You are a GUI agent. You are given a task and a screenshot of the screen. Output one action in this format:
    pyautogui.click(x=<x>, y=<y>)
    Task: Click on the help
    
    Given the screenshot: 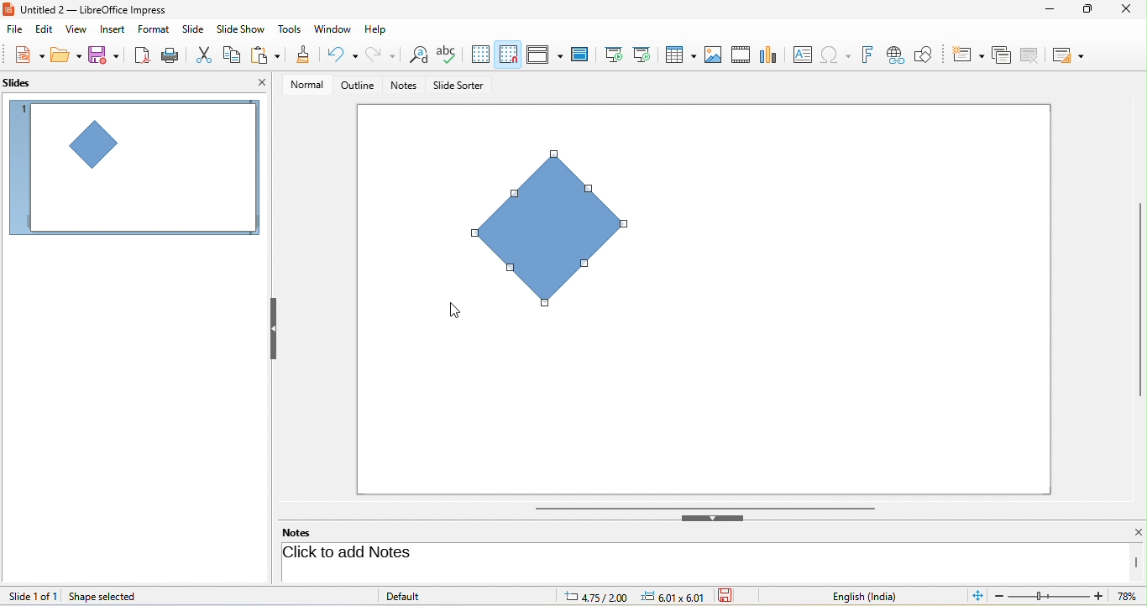 What is the action you would take?
    pyautogui.click(x=377, y=28)
    